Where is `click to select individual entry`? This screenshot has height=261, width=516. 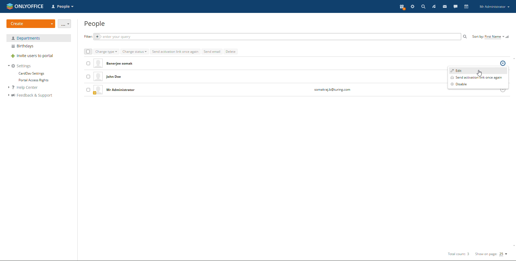
click to select individual entry is located at coordinates (88, 90).